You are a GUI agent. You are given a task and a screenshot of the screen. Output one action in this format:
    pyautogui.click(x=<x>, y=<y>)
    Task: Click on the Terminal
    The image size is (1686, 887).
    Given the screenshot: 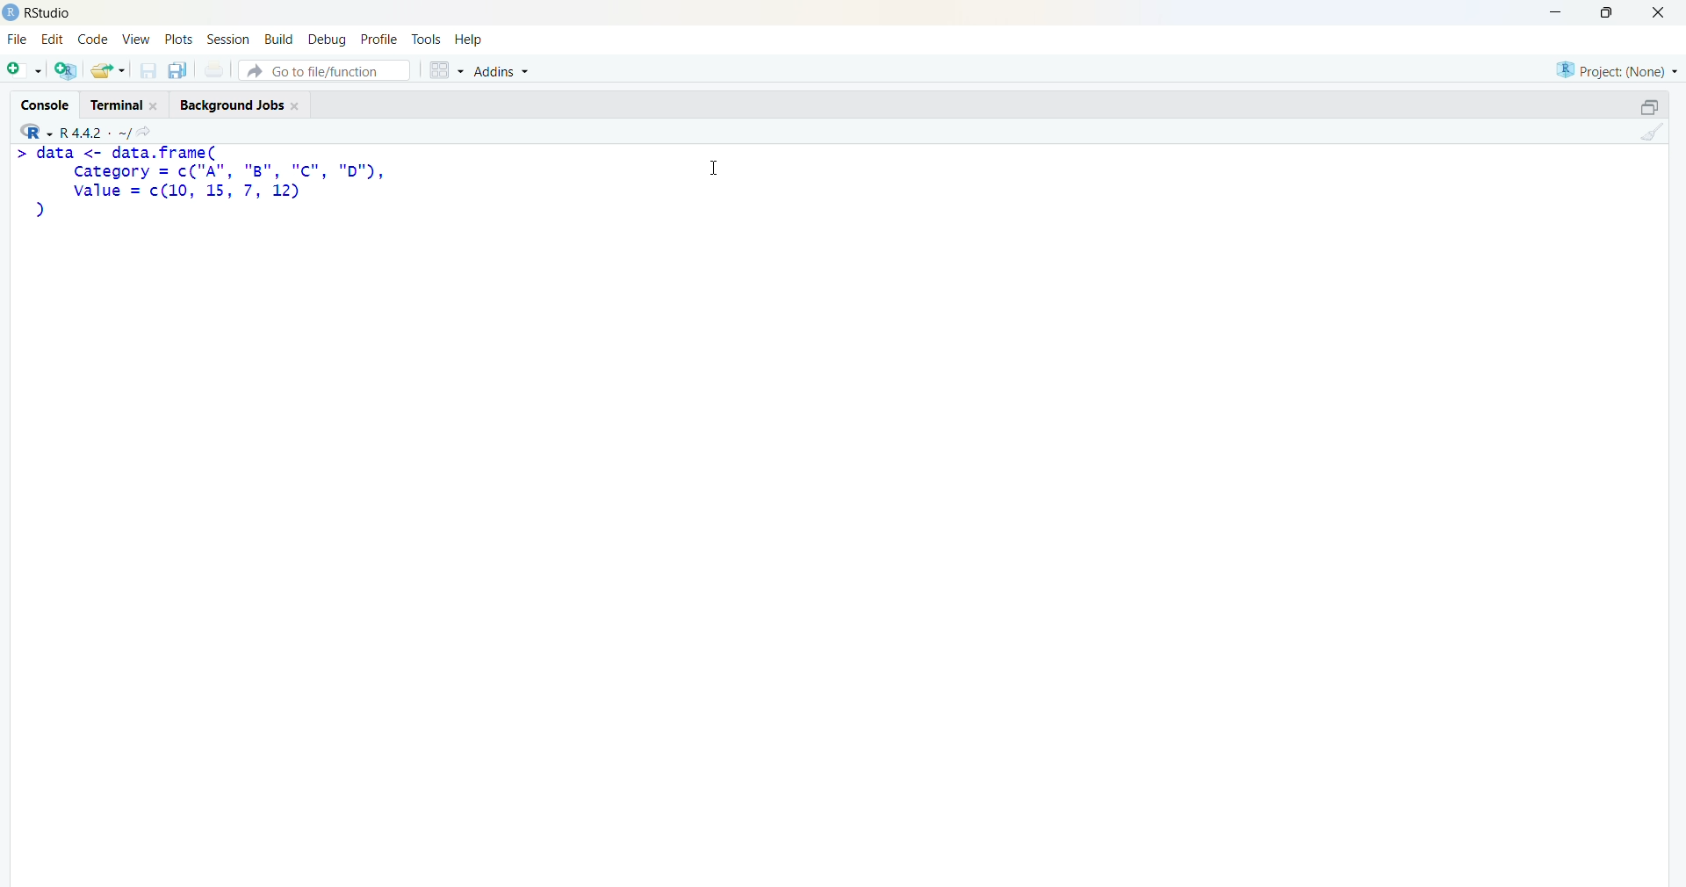 What is the action you would take?
    pyautogui.click(x=121, y=103)
    